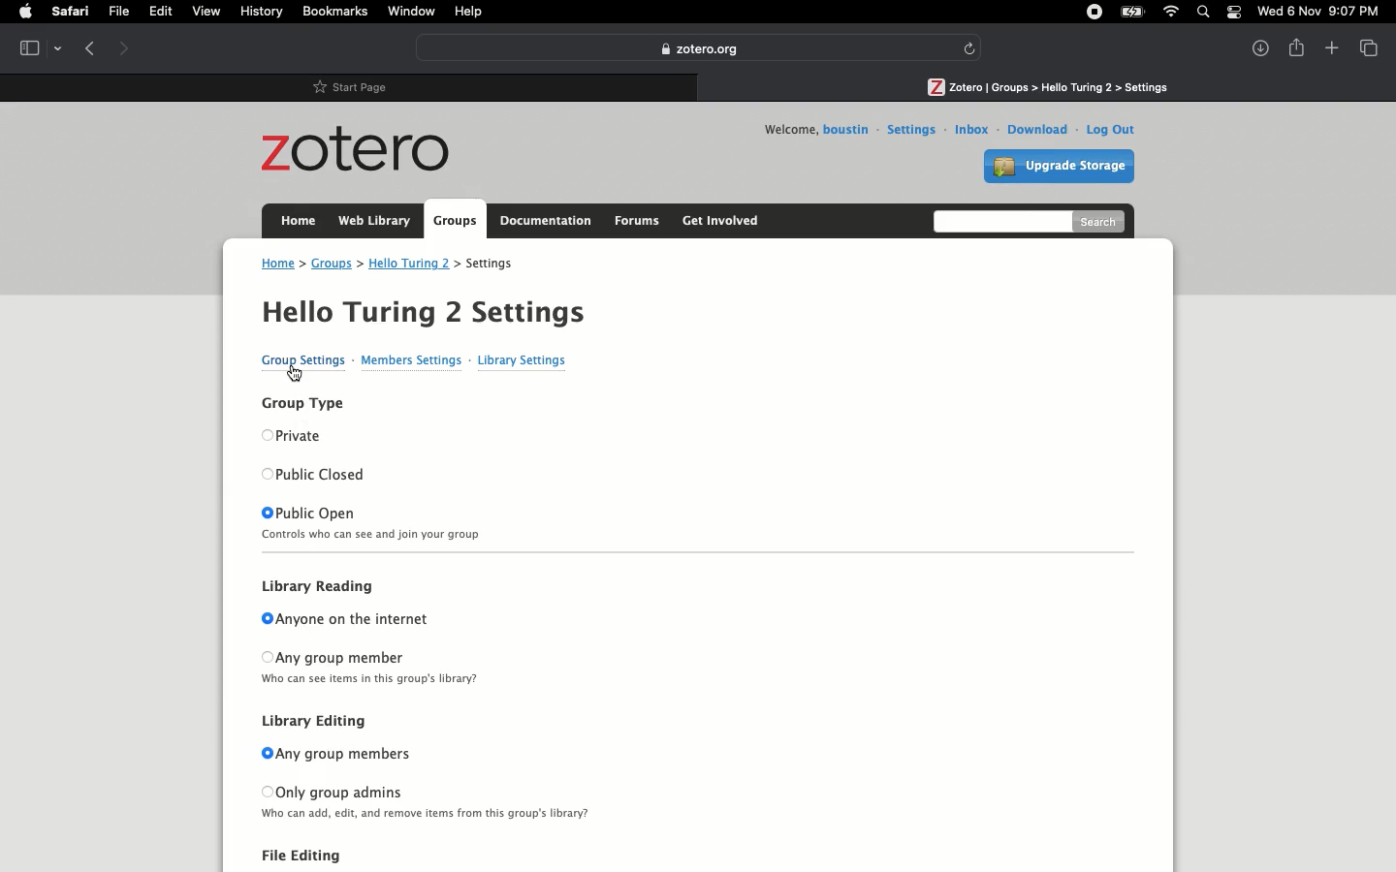 The image size is (1396, 872). Describe the element at coordinates (993, 221) in the screenshot. I see `Search` at that location.